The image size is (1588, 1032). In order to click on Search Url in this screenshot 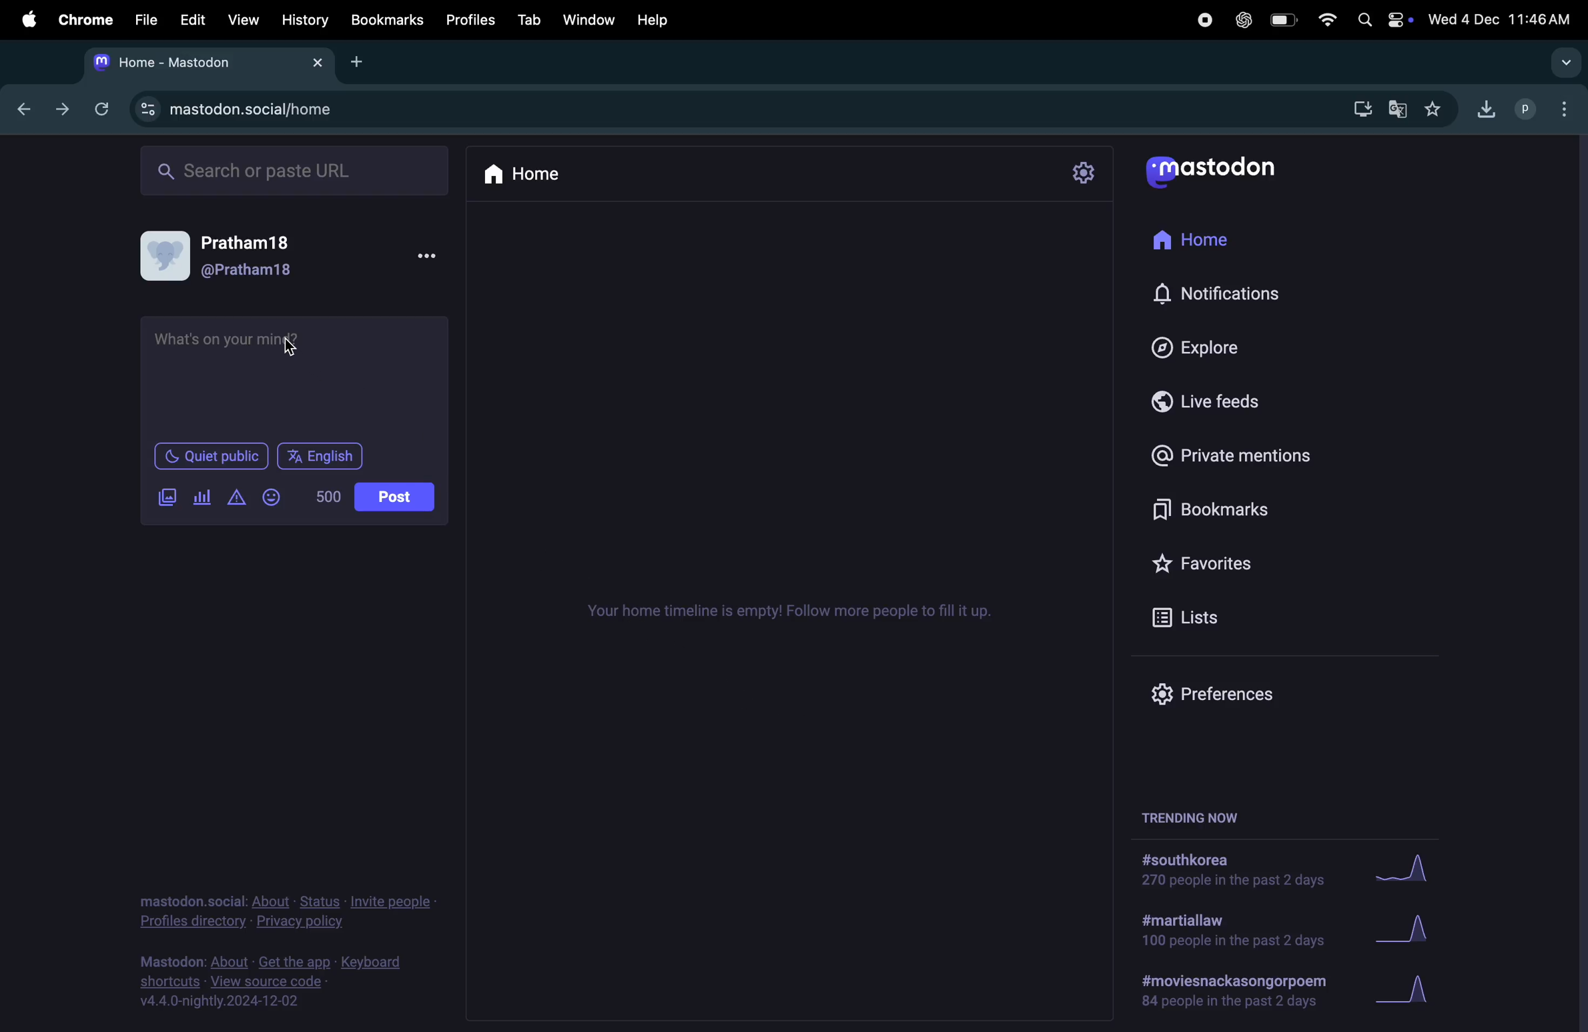, I will do `click(297, 171)`.